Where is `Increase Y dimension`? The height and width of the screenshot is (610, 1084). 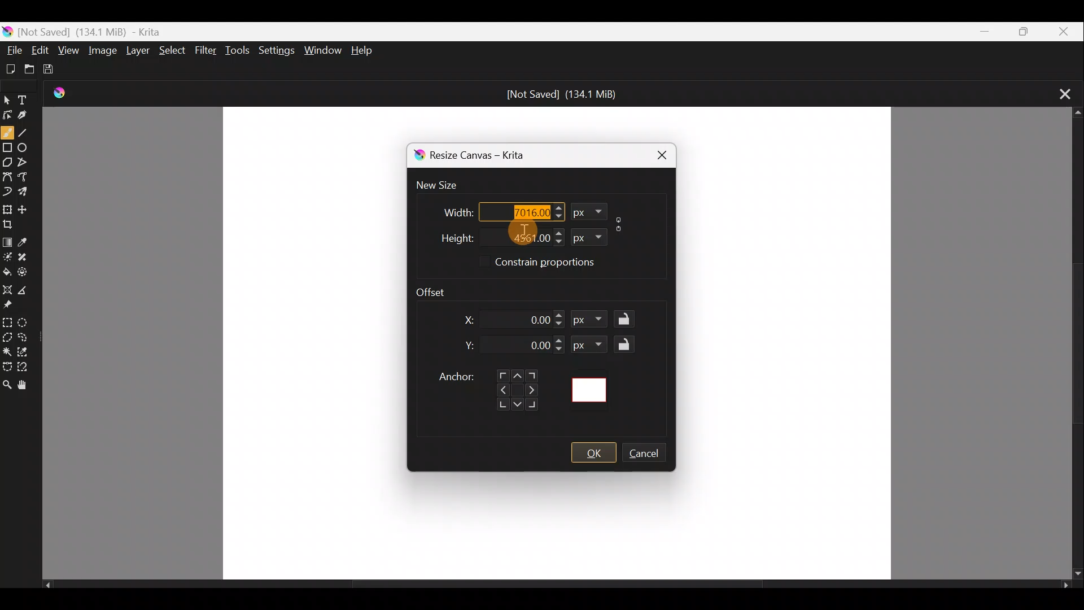
Increase Y dimension is located at coordinates (560, 340).